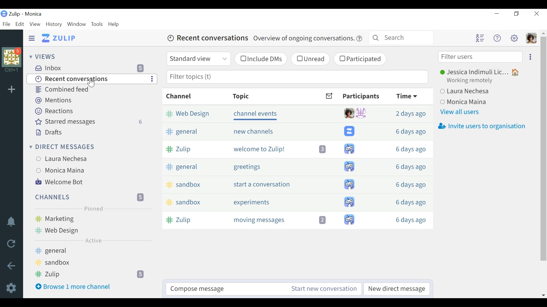  Describe the element at coordinates (7, 24) in the screenshot. I see `File` at that location.